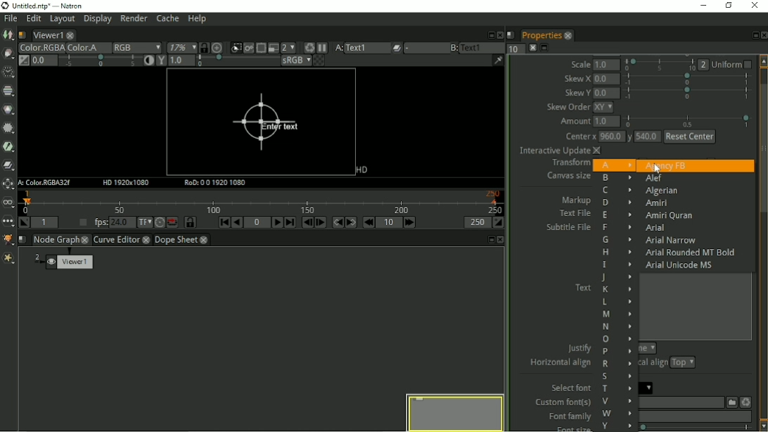 Image resolution: width=768 pixels, height=432 pixels. What do you see at coordinates (216, 183) in the screenshot?
I see `RoD` at bounding box center [216, 183].